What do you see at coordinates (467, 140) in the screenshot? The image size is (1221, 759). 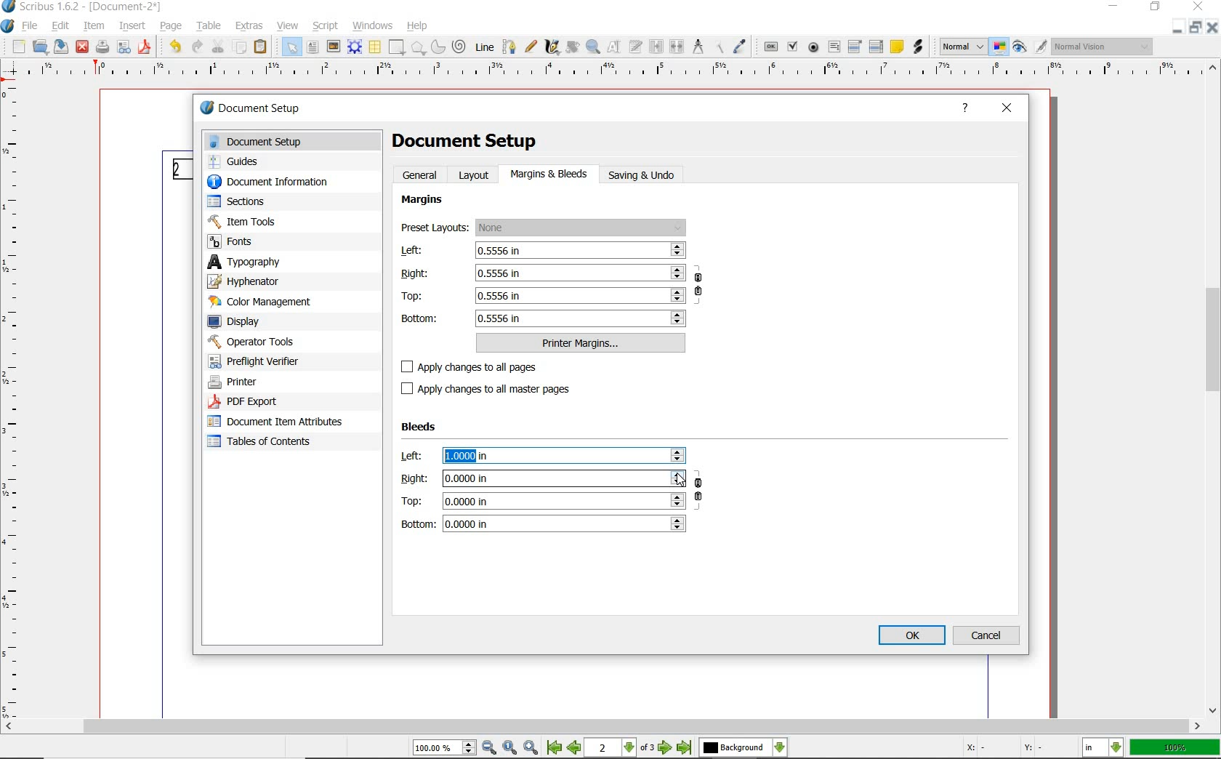 I see `document setup` at bounding box center [467, 140].